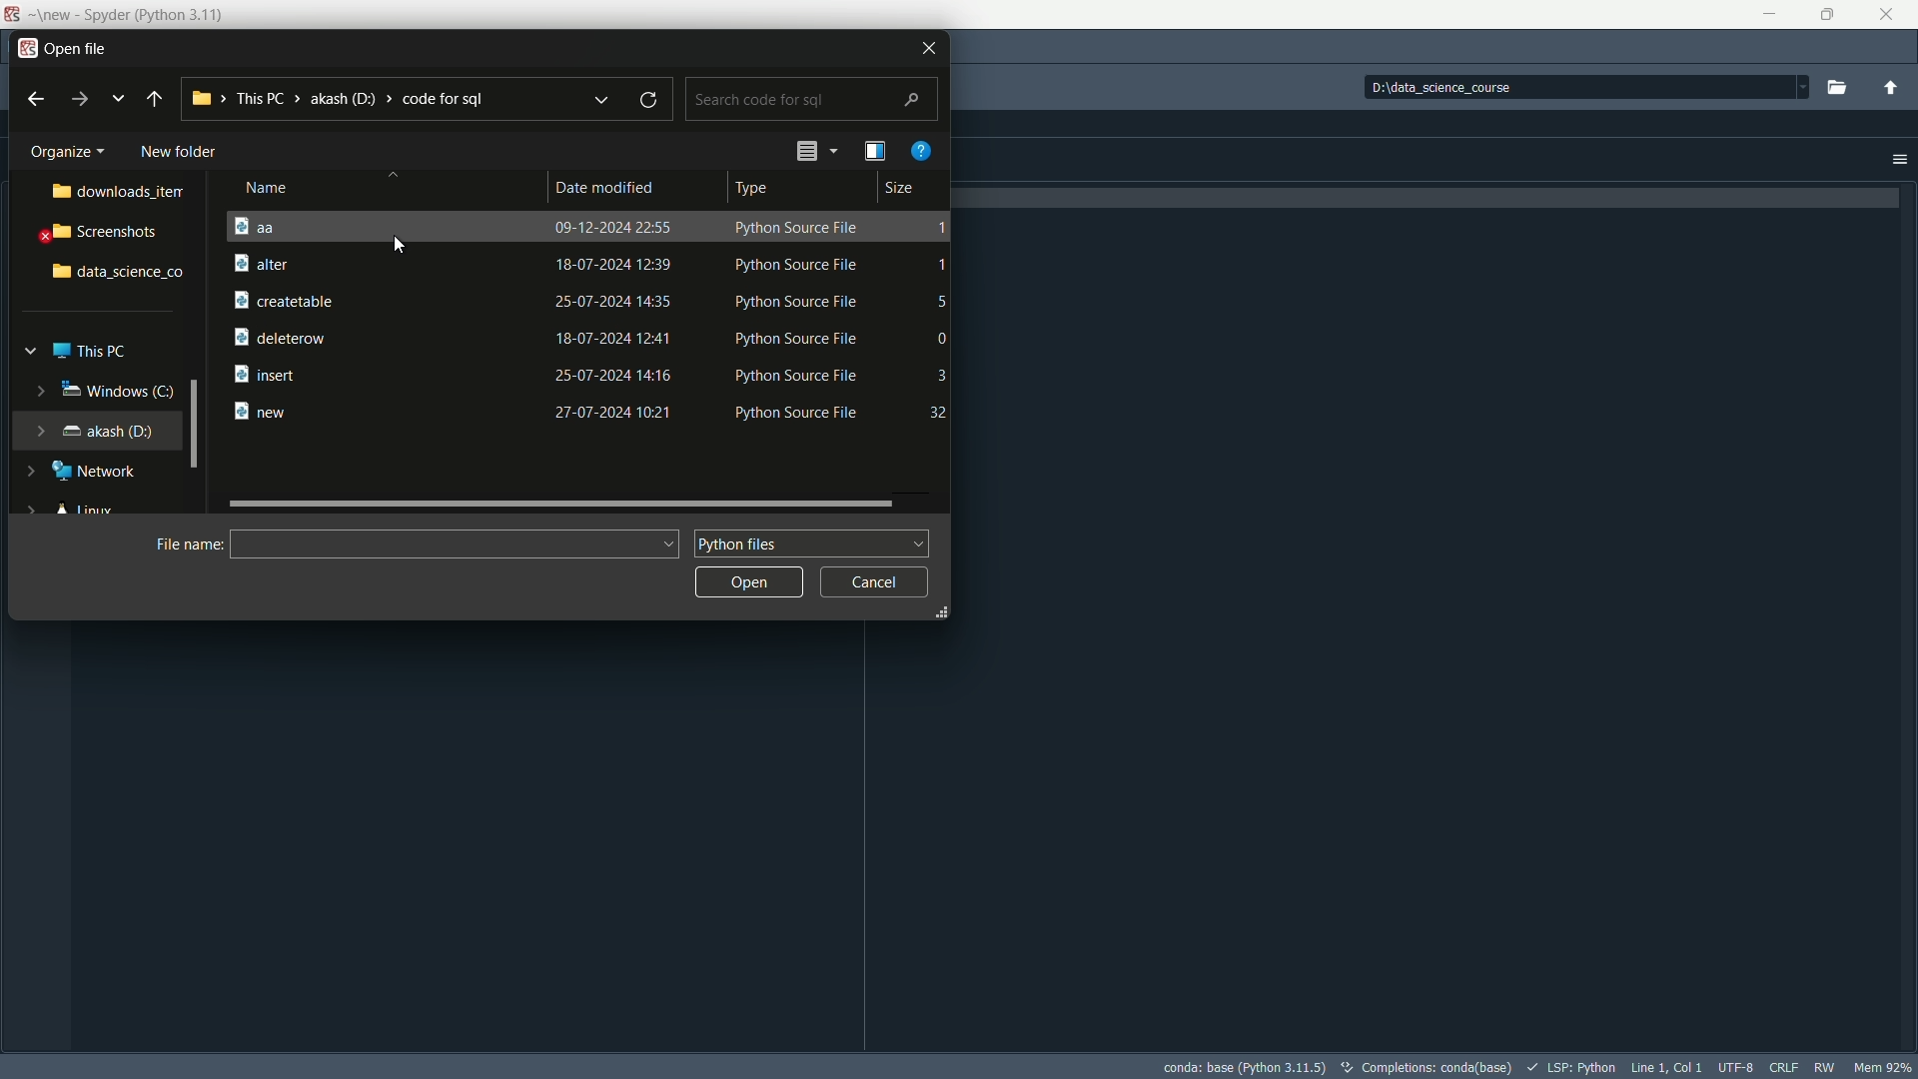 This screenshot has width=1918, height=1079. I want to click on file encoding, so click(1737, 1067).